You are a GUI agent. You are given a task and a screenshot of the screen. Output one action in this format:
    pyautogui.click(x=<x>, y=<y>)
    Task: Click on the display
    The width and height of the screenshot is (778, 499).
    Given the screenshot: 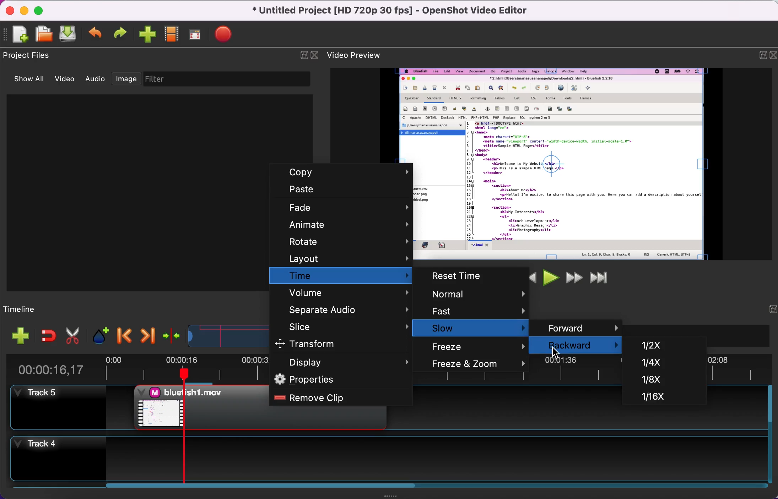 What is the action you would take?
    pyautogui.click(x=341, y=361)
    